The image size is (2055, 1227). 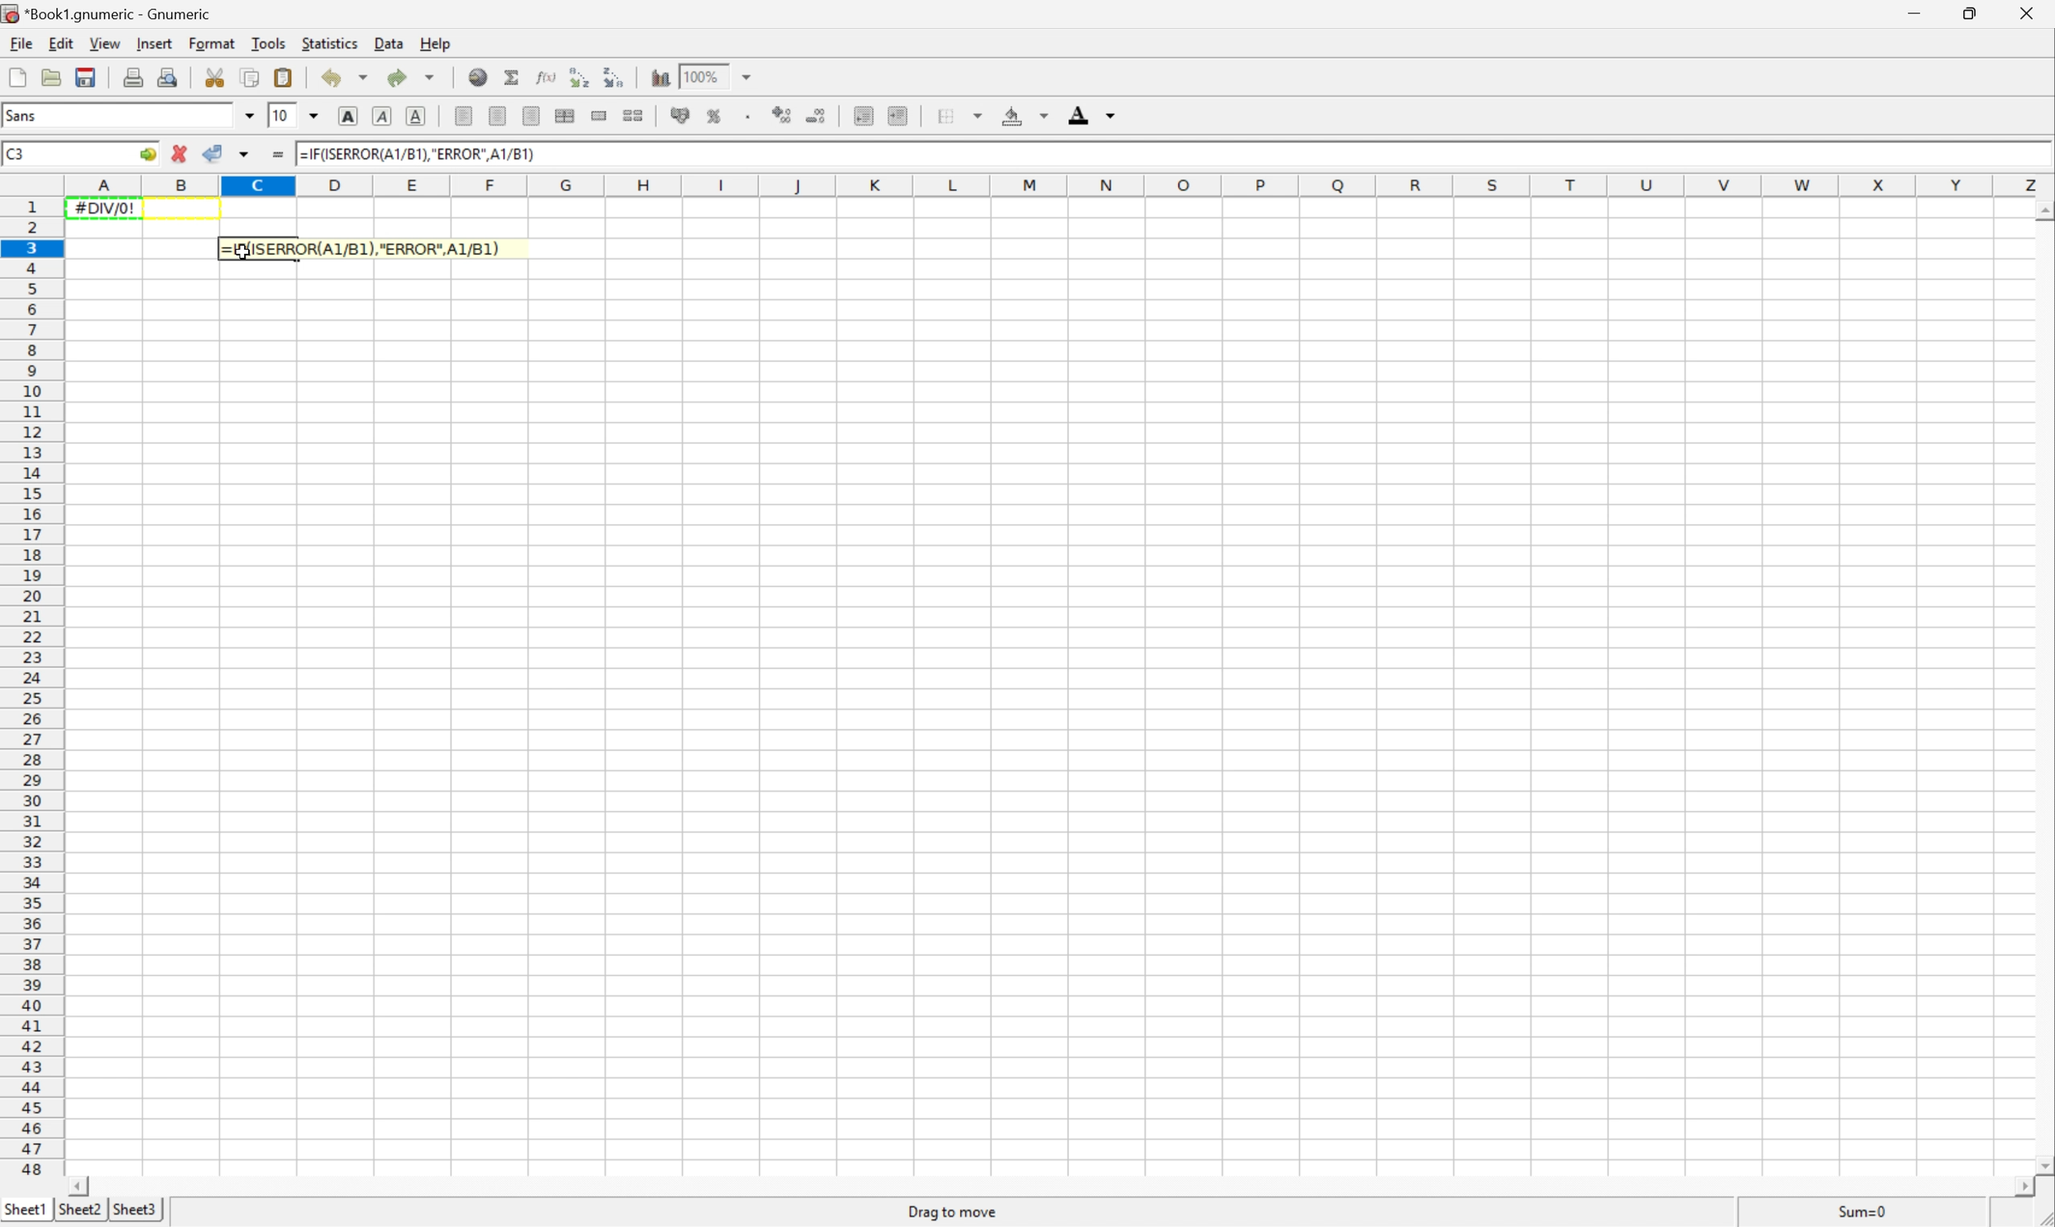 What do you see at coordinates (330, 79) in the screenshot?
I see `Undo` at bounding box center [330, 79].